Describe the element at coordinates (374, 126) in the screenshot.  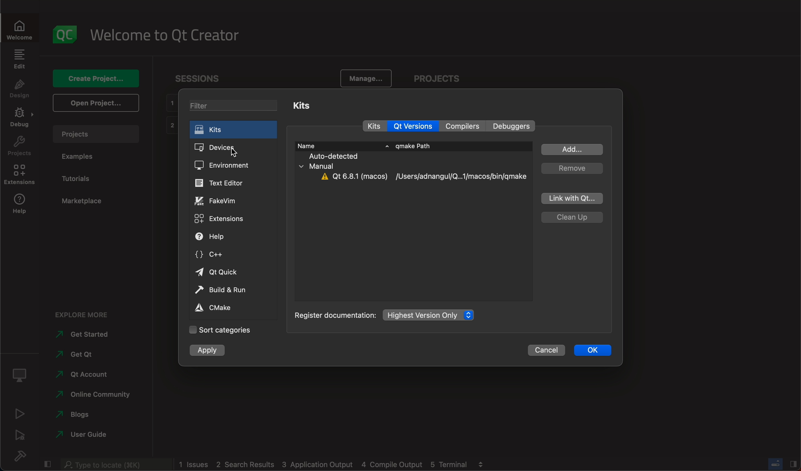
I see `kits` at that location.